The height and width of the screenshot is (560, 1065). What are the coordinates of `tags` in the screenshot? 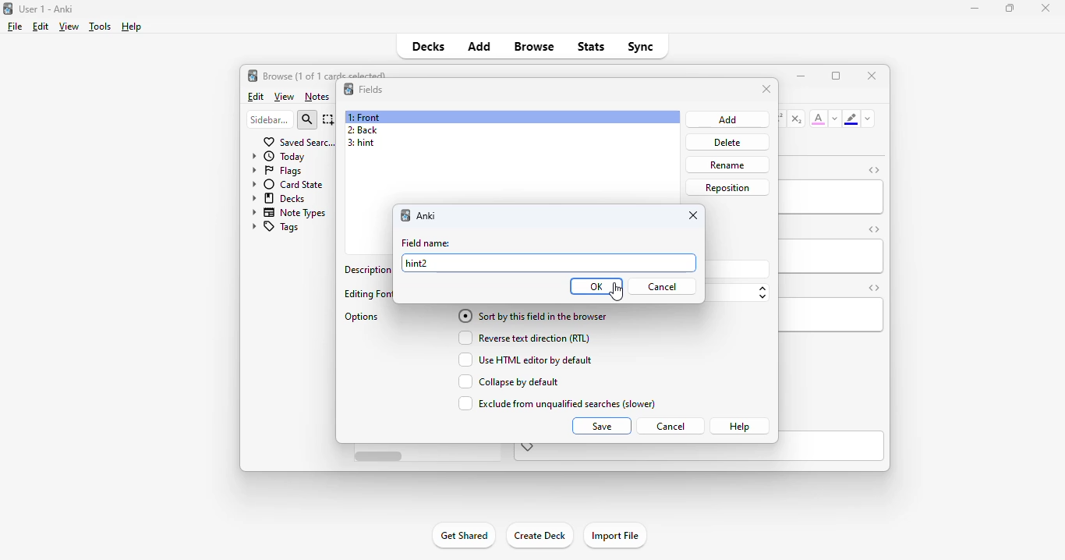 It's located at (274, 228).